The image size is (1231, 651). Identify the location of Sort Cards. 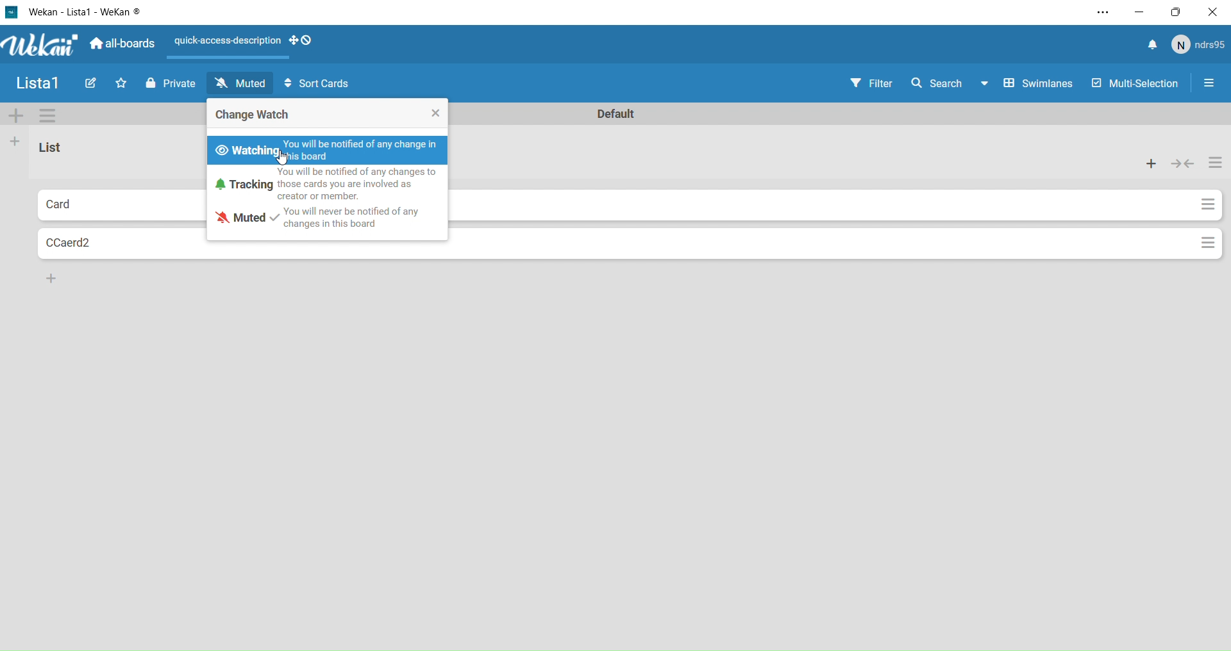
(317, 84).